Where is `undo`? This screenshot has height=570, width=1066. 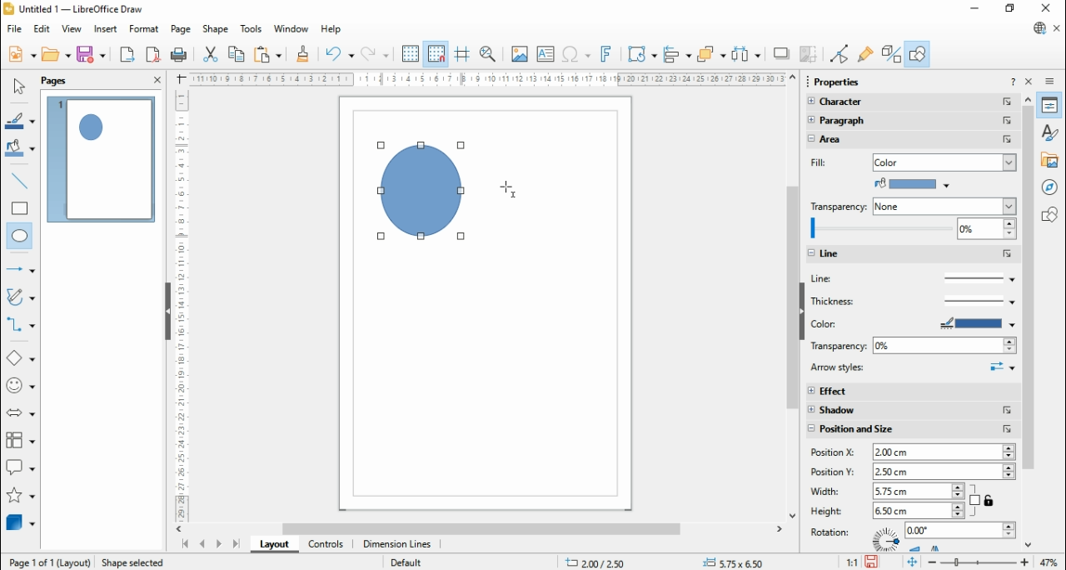
undo is located at coordinates (340, 54).